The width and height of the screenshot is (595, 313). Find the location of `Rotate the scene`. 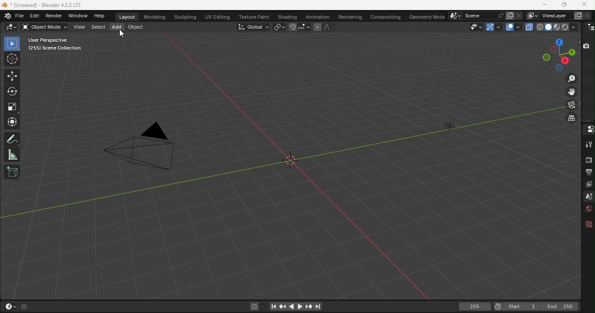

Rotate the scene is located at coordinates (554, 50).